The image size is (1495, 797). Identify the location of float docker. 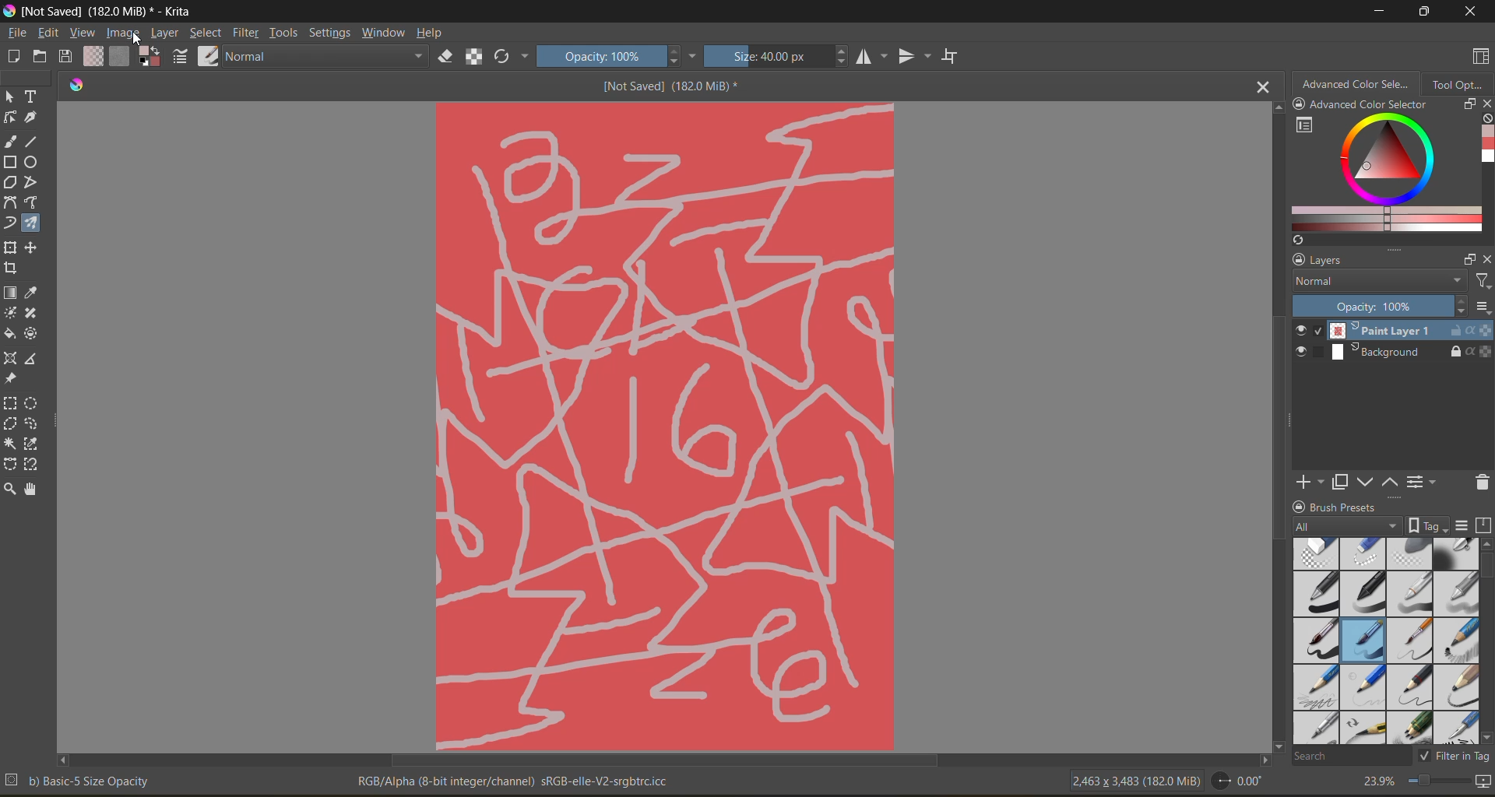
(1469, 105).